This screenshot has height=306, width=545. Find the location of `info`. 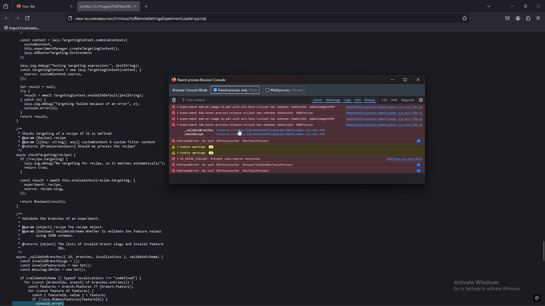

info is located at coordinates (358, 100).